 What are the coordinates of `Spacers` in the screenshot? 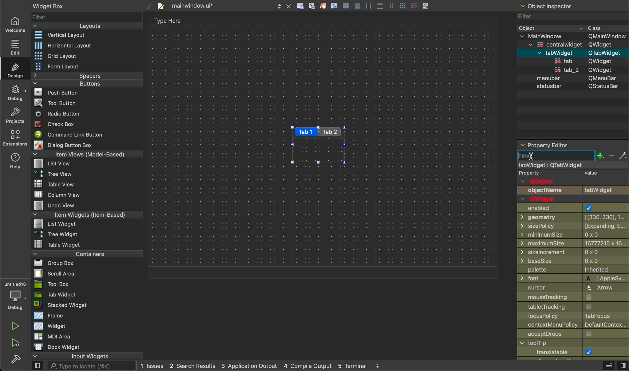 It's located at (87, 76).